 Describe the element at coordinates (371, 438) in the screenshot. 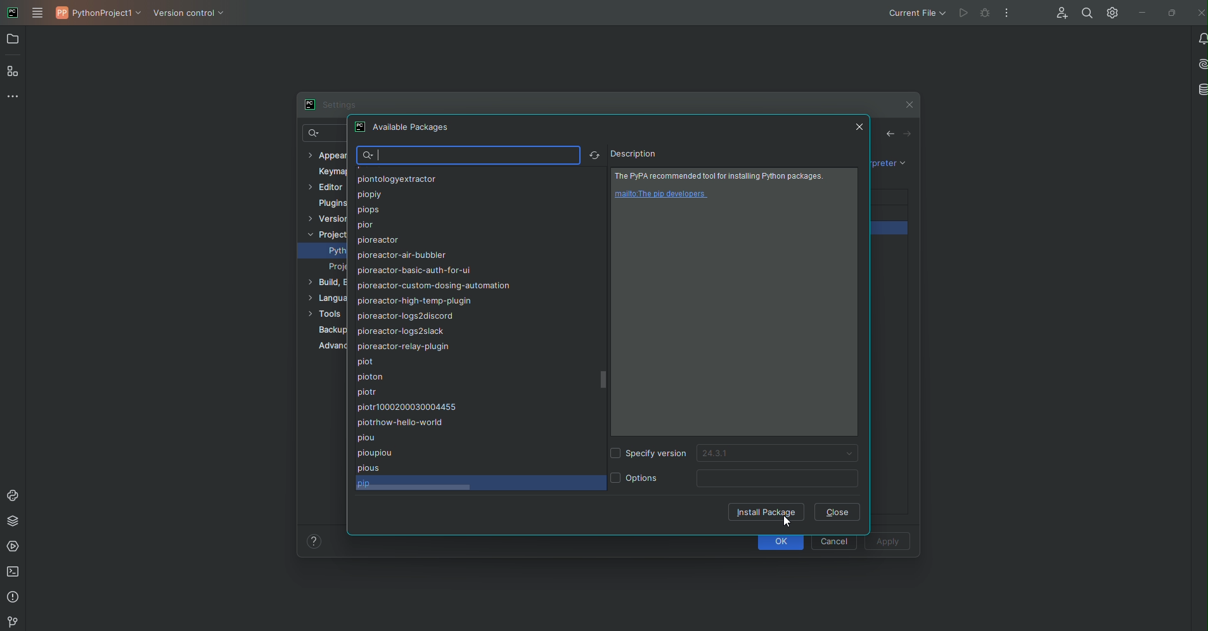

I see `piou` at that location.